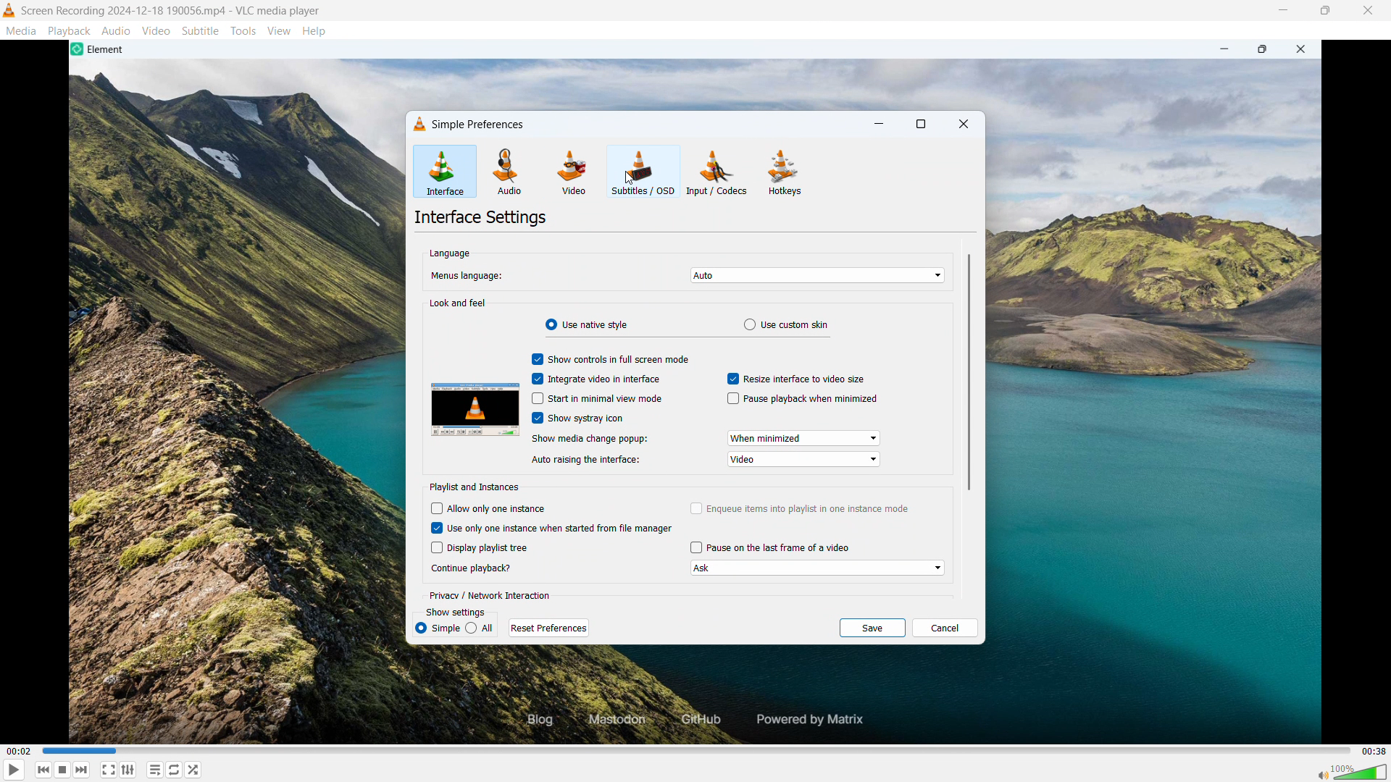  Describe the element at coordinates (630, 179) in the screenshot. I see `cursor ` at that location.